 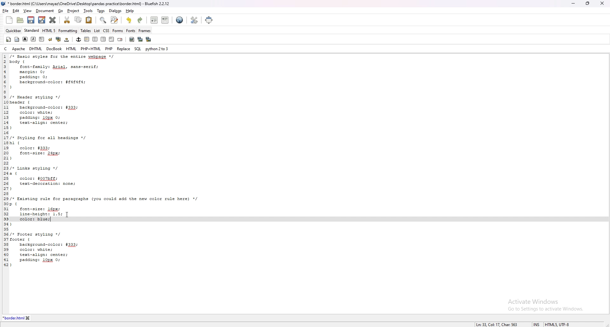 I want to click on quickbar, so click(x=14, y=30).